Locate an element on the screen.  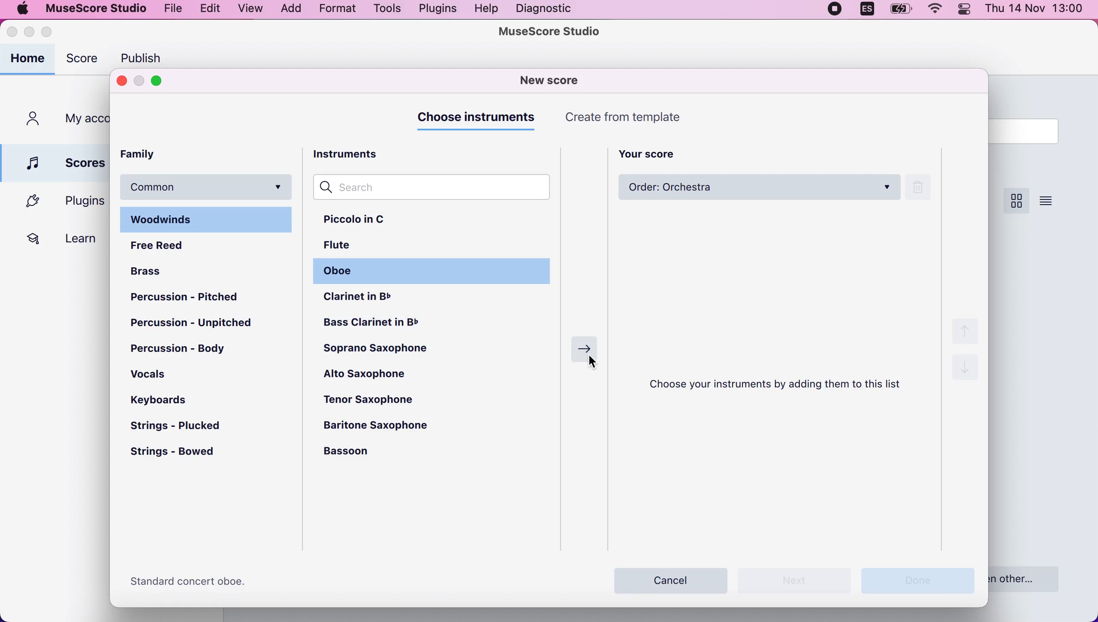
clarinet in b is located at coordinates (376, 299).